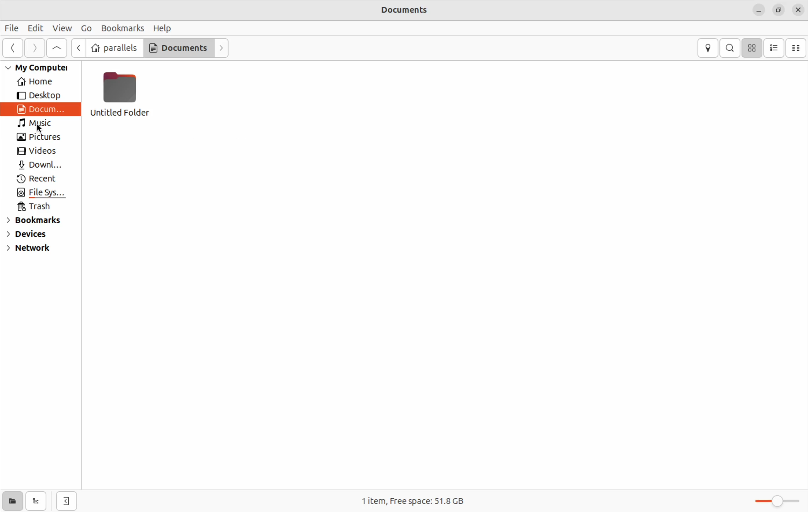  Describe the element at coordinates (113, 48) in the screenshot. I see `parallels` at that location.